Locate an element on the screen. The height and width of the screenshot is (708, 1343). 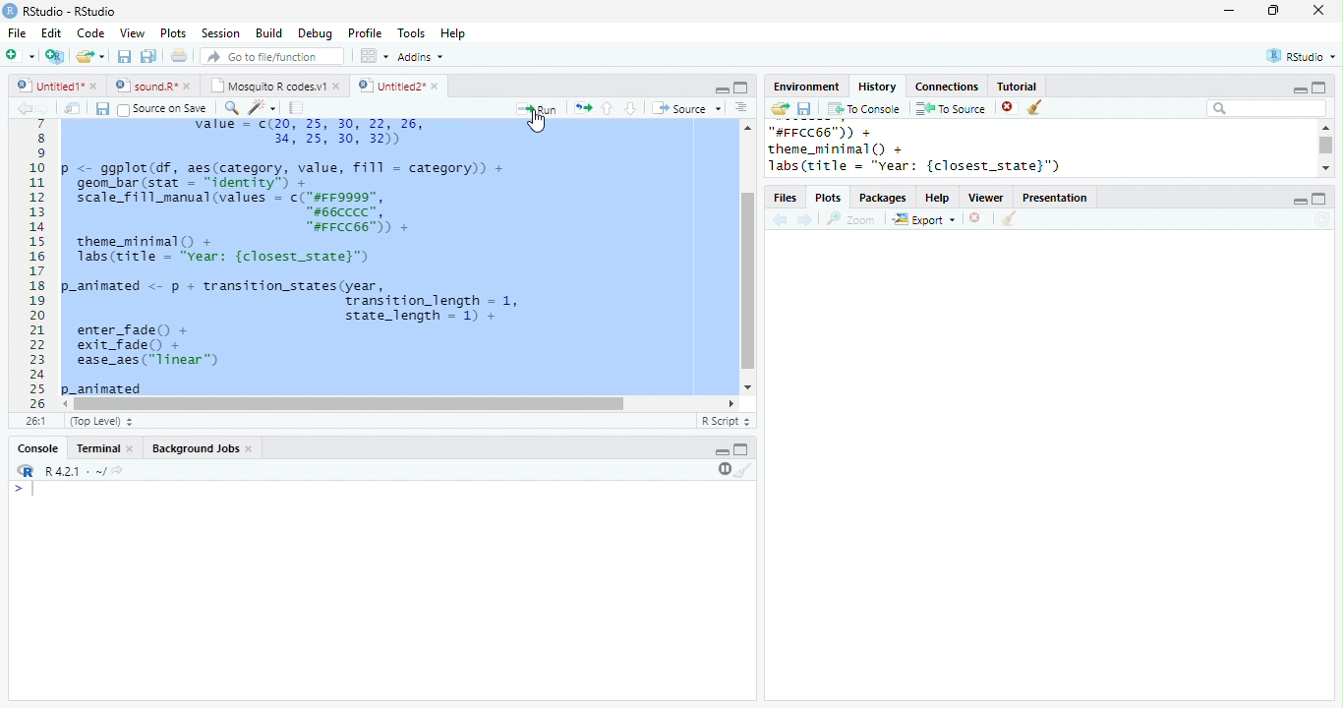
History is located at coordinates (877, 87).